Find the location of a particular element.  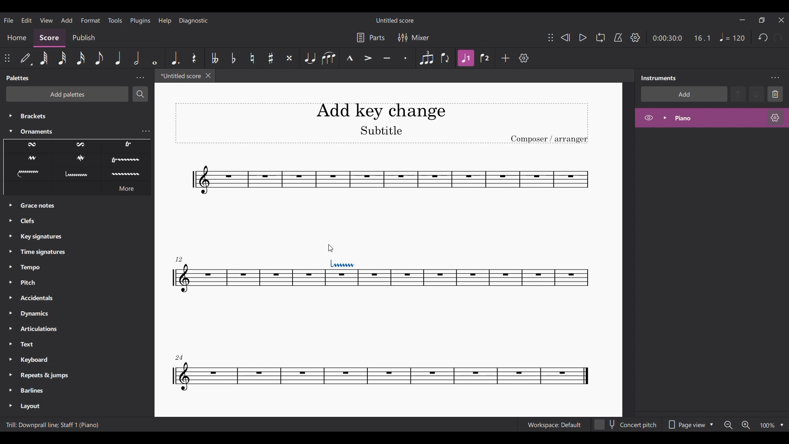

Redo is located at coordinates (778, 38).